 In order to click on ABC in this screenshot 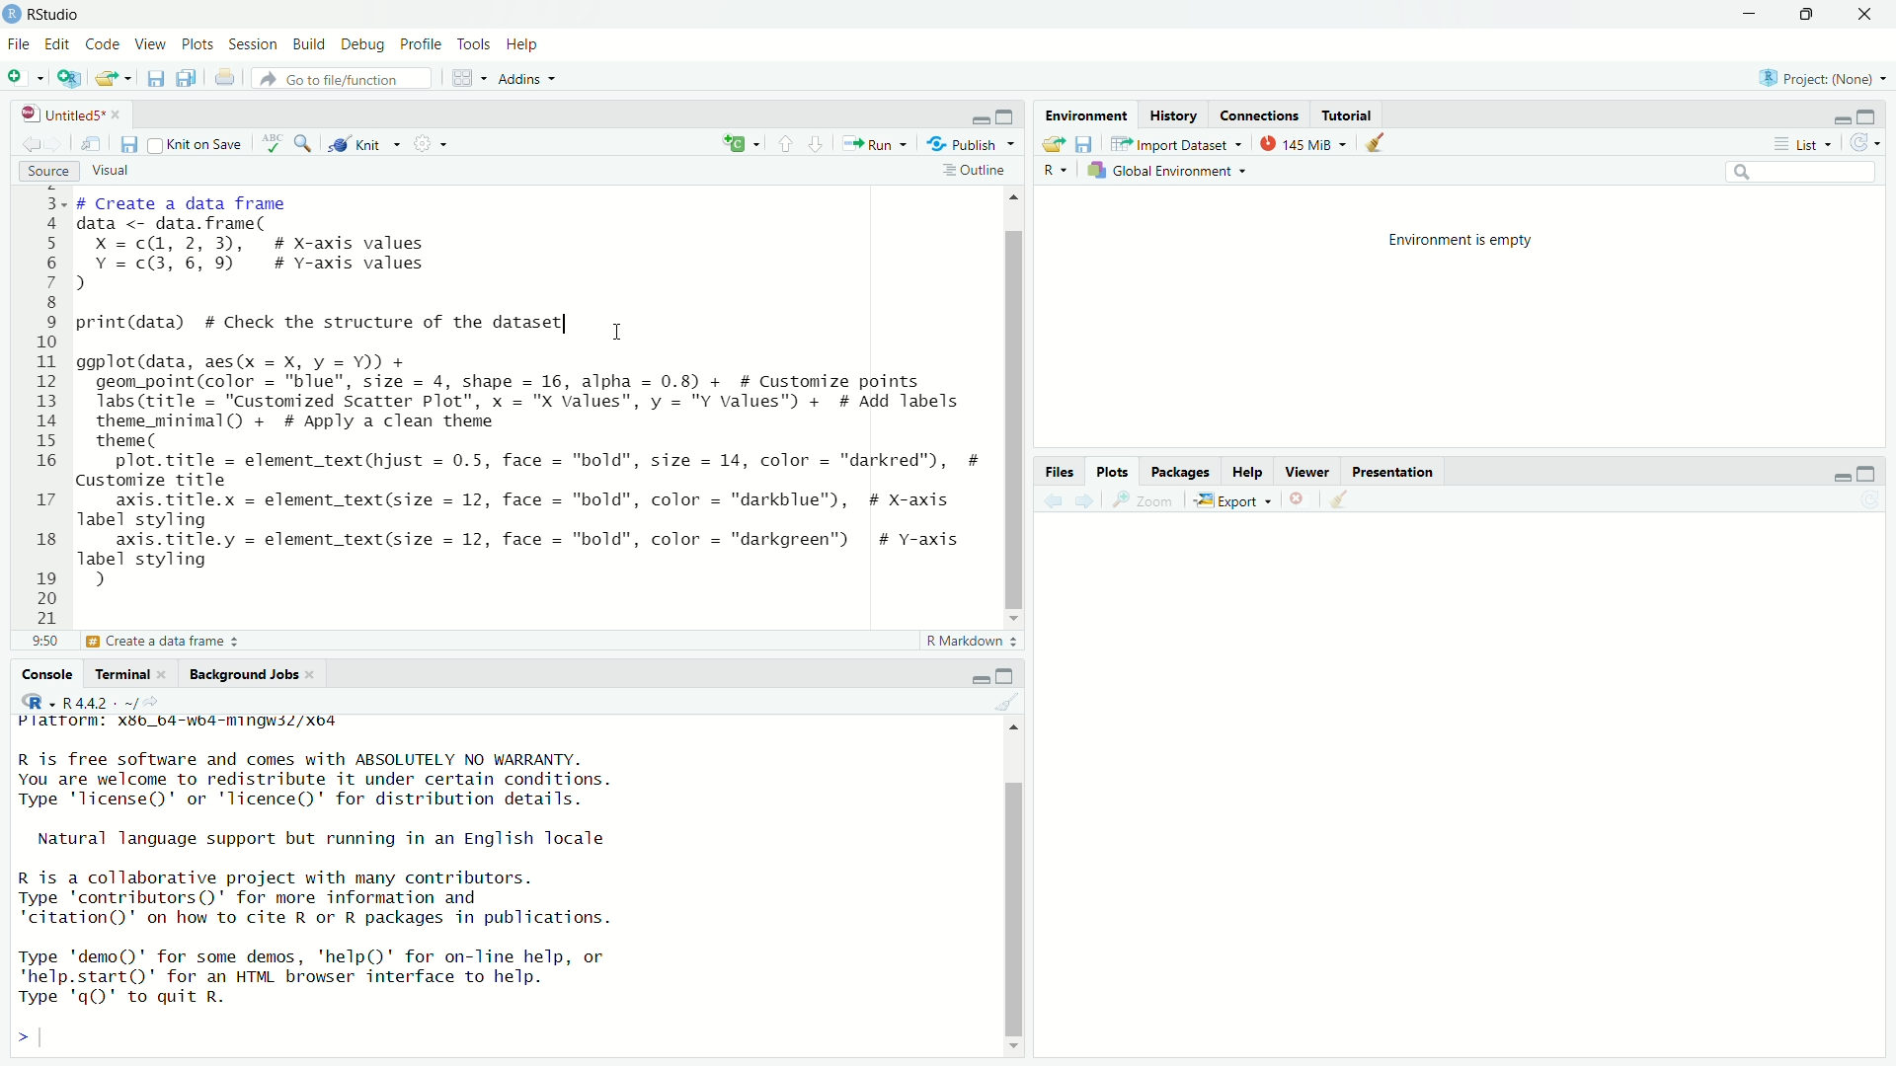, I will do `click(271, 144)`.